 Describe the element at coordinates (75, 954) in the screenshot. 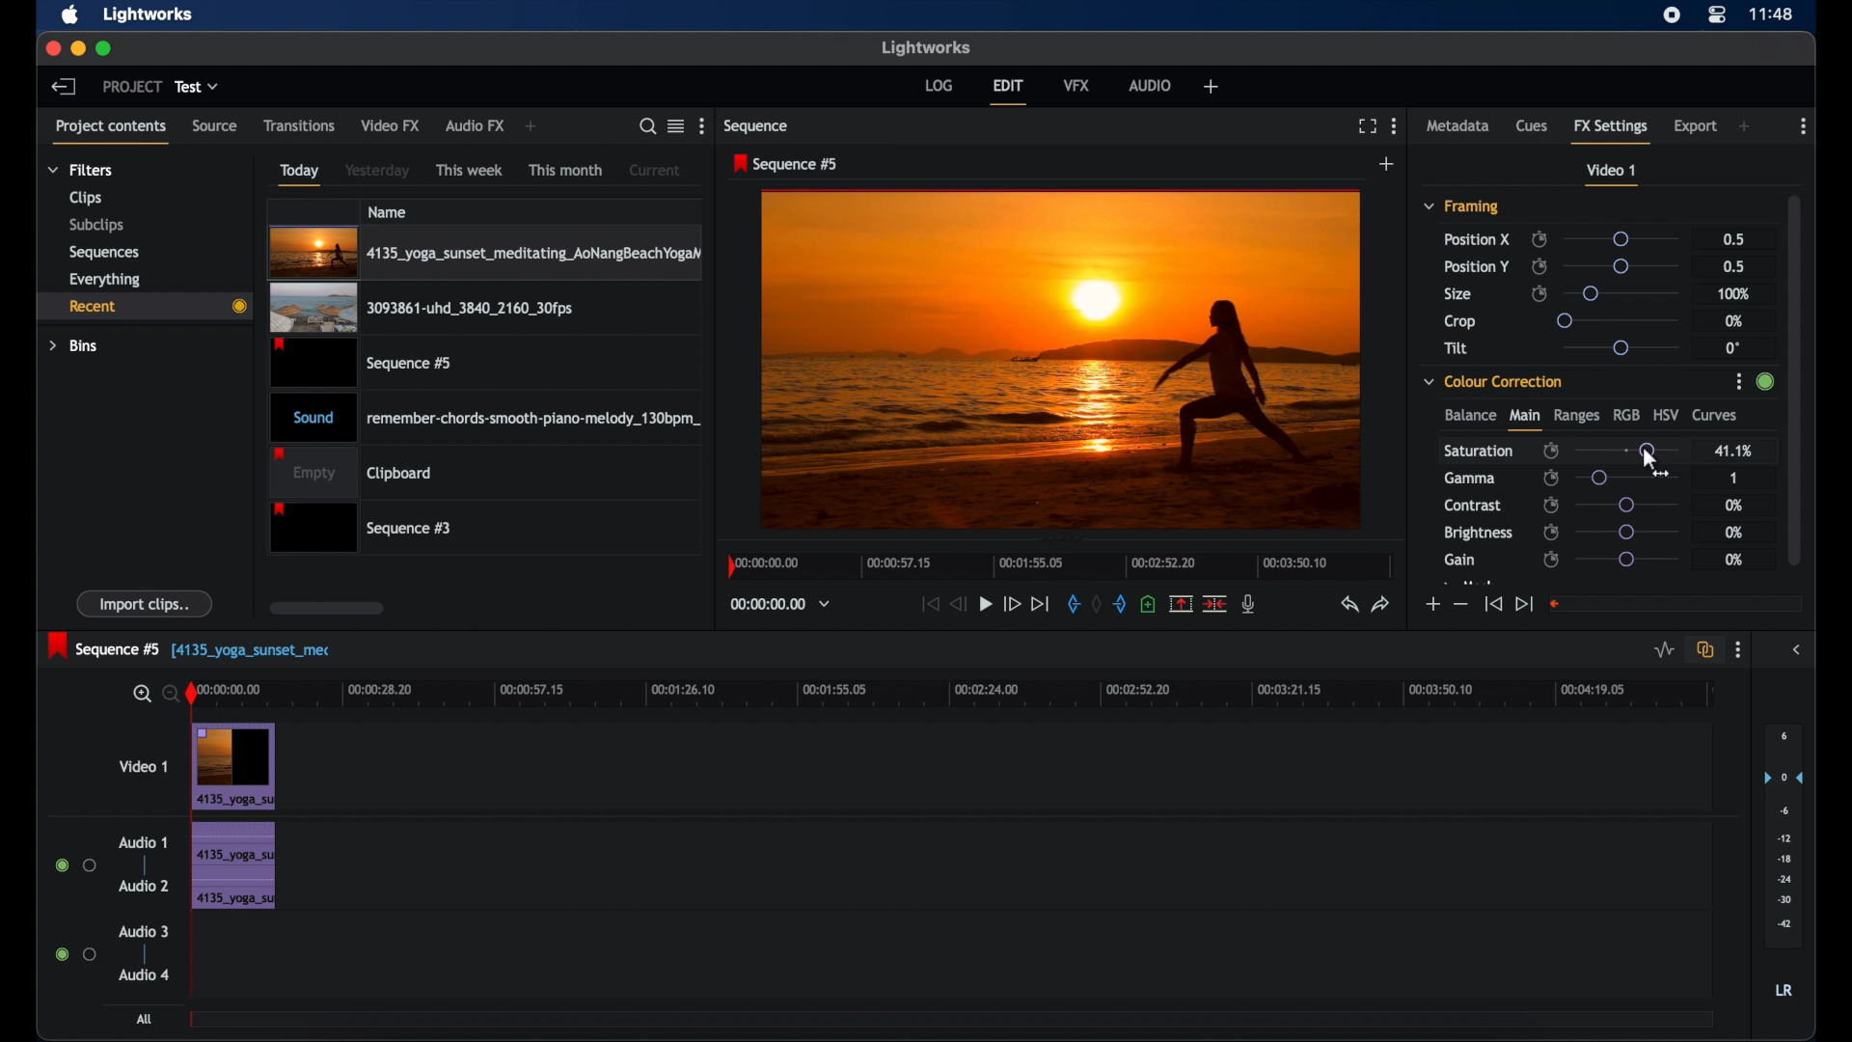

I see `radio buttons` at that location.